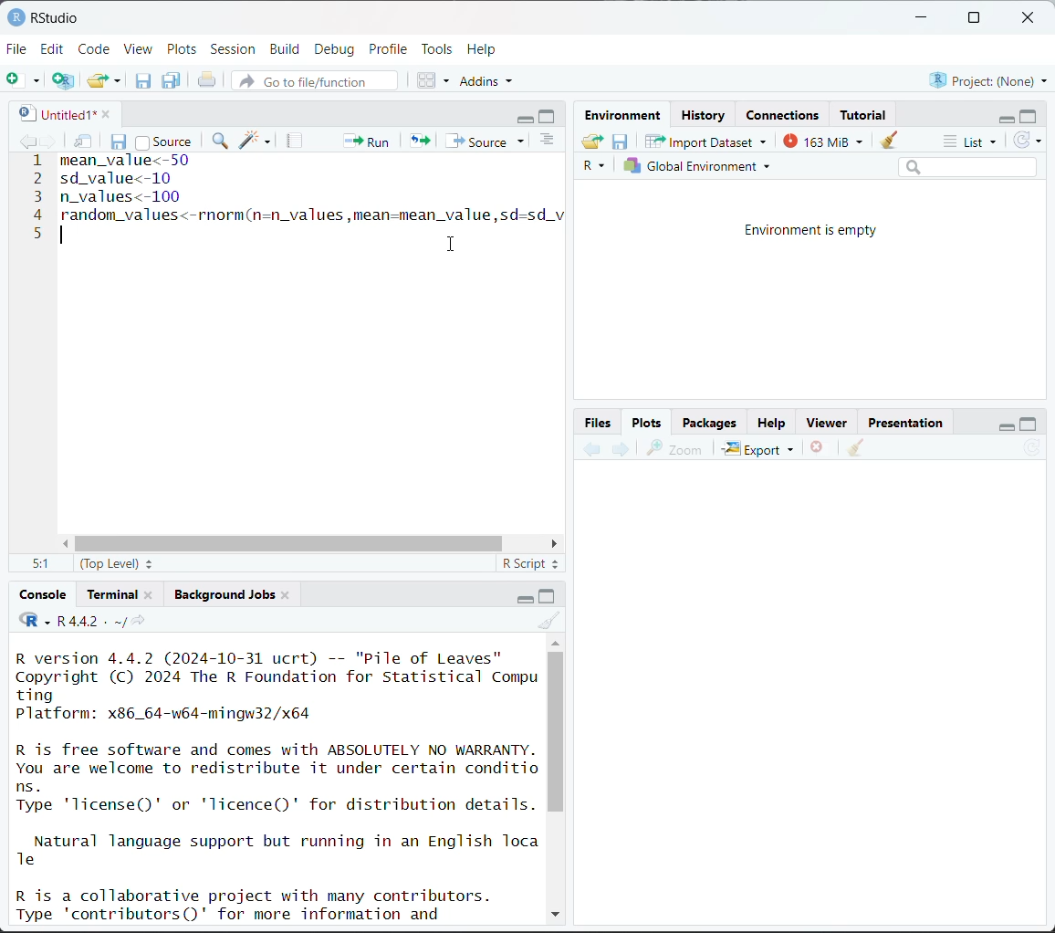 This screenshot has width=1055, height=933. I want to click on Terminal, so click(114, 592).